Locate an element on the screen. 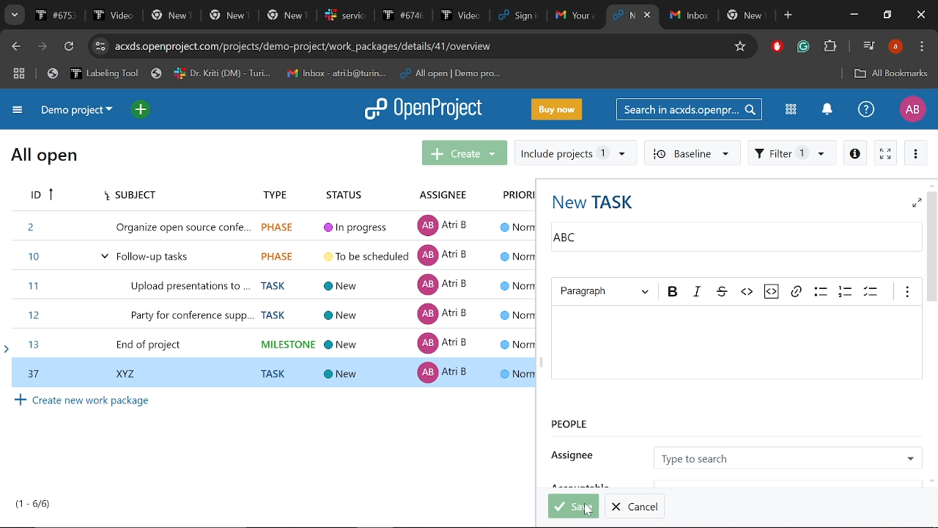 The image size is (938, 528). Previous page is located at coordinates (14, 47).